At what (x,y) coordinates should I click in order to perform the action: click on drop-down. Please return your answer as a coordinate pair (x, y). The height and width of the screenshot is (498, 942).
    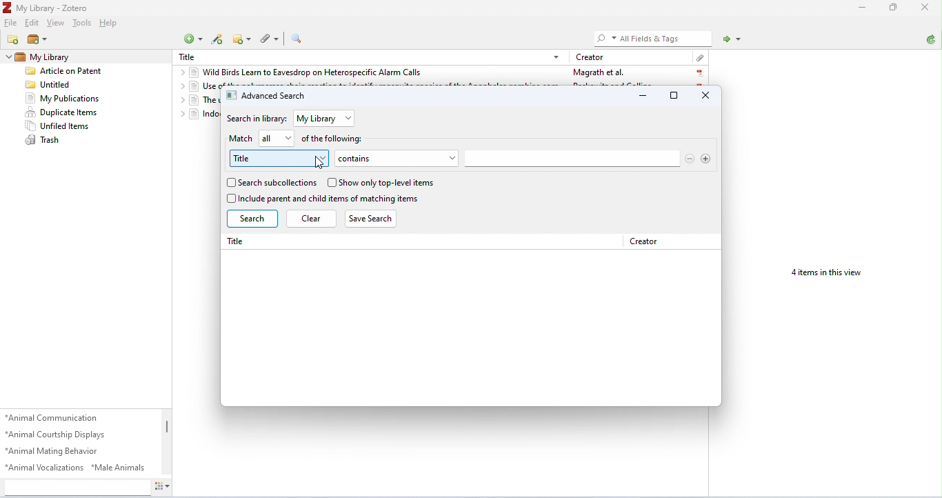
    Looking at the image, I should click on (289, 138).